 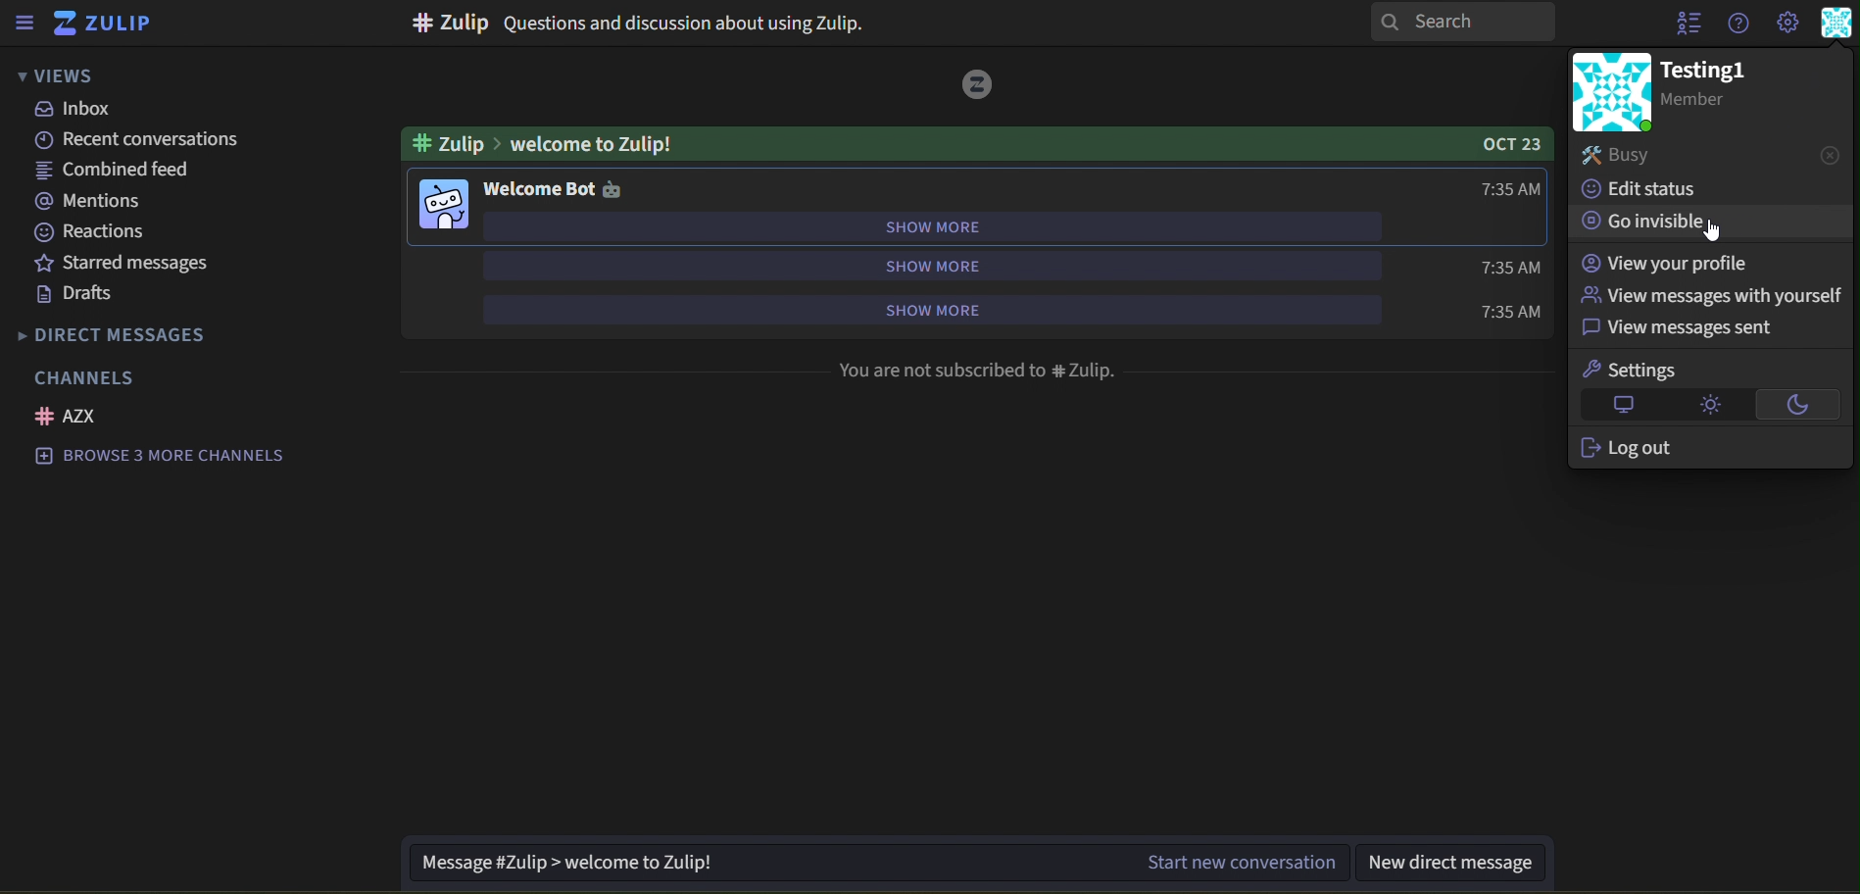 What do you see at coordinates (445, 208) in the screenshot?
I see `image` at bounding box center [445, 208].